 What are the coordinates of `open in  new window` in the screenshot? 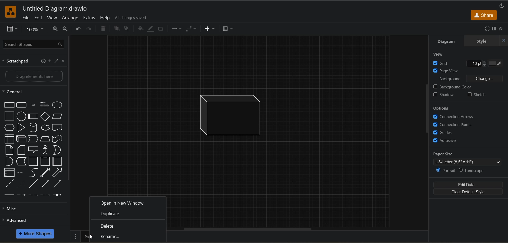 It's located at (124, 204).